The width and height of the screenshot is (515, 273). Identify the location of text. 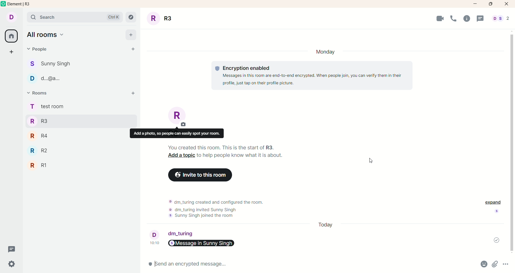
(314, 76).